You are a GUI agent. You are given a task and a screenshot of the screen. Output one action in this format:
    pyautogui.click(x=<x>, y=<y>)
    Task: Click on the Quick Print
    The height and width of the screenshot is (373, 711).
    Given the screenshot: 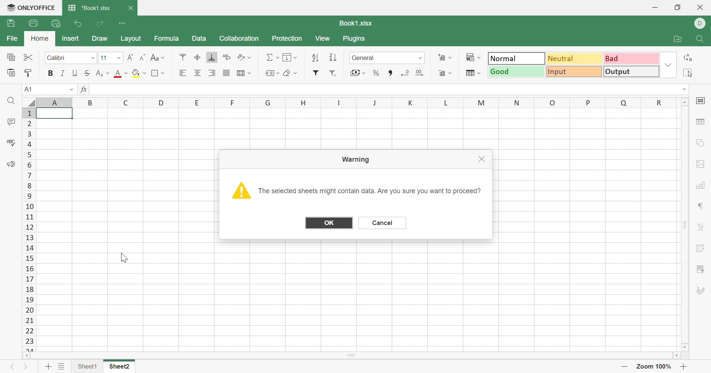 What is the action you would take?
    pyautogui.click(x=55, y=23)
    